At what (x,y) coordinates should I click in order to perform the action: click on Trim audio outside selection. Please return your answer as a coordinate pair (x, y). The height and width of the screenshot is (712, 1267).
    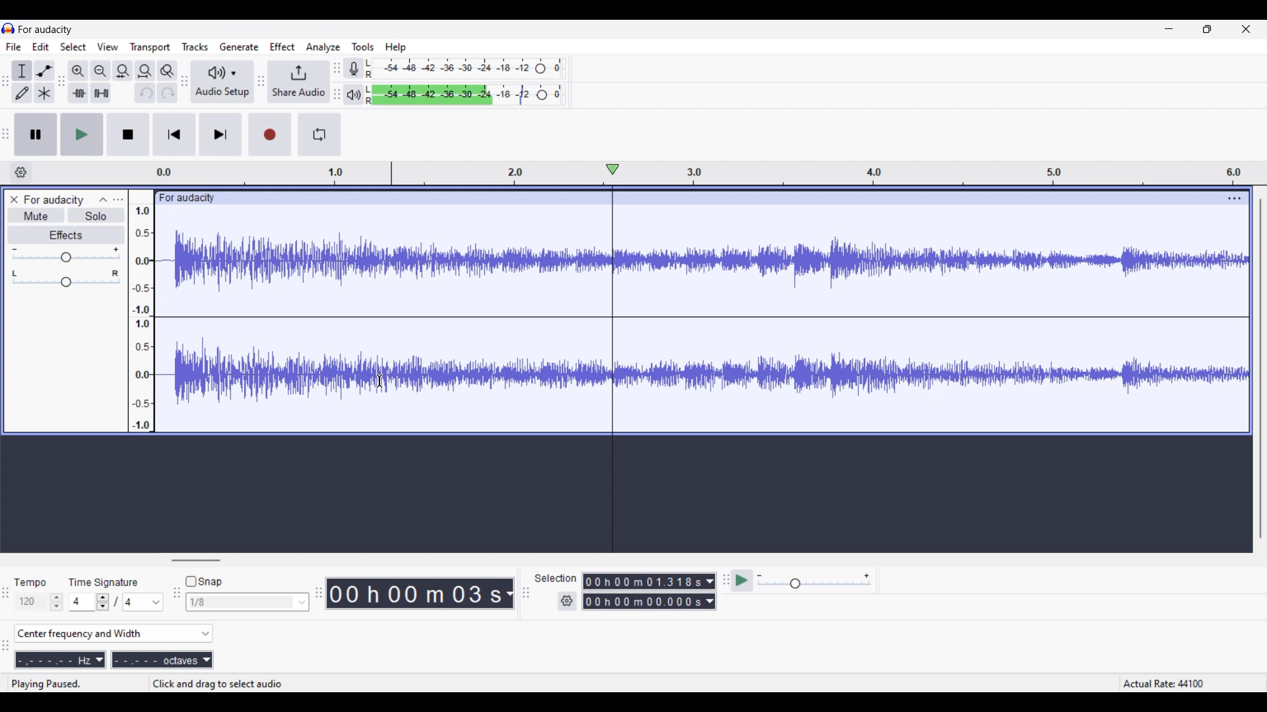
    Looking at the image, I should click on (79, 93).